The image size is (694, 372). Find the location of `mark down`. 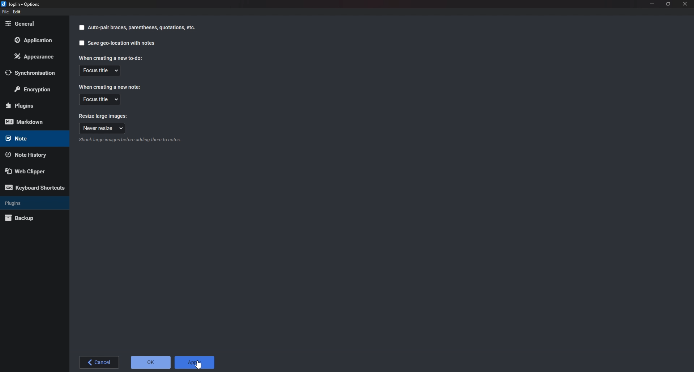

mark down is located at coordinates (32, 122).